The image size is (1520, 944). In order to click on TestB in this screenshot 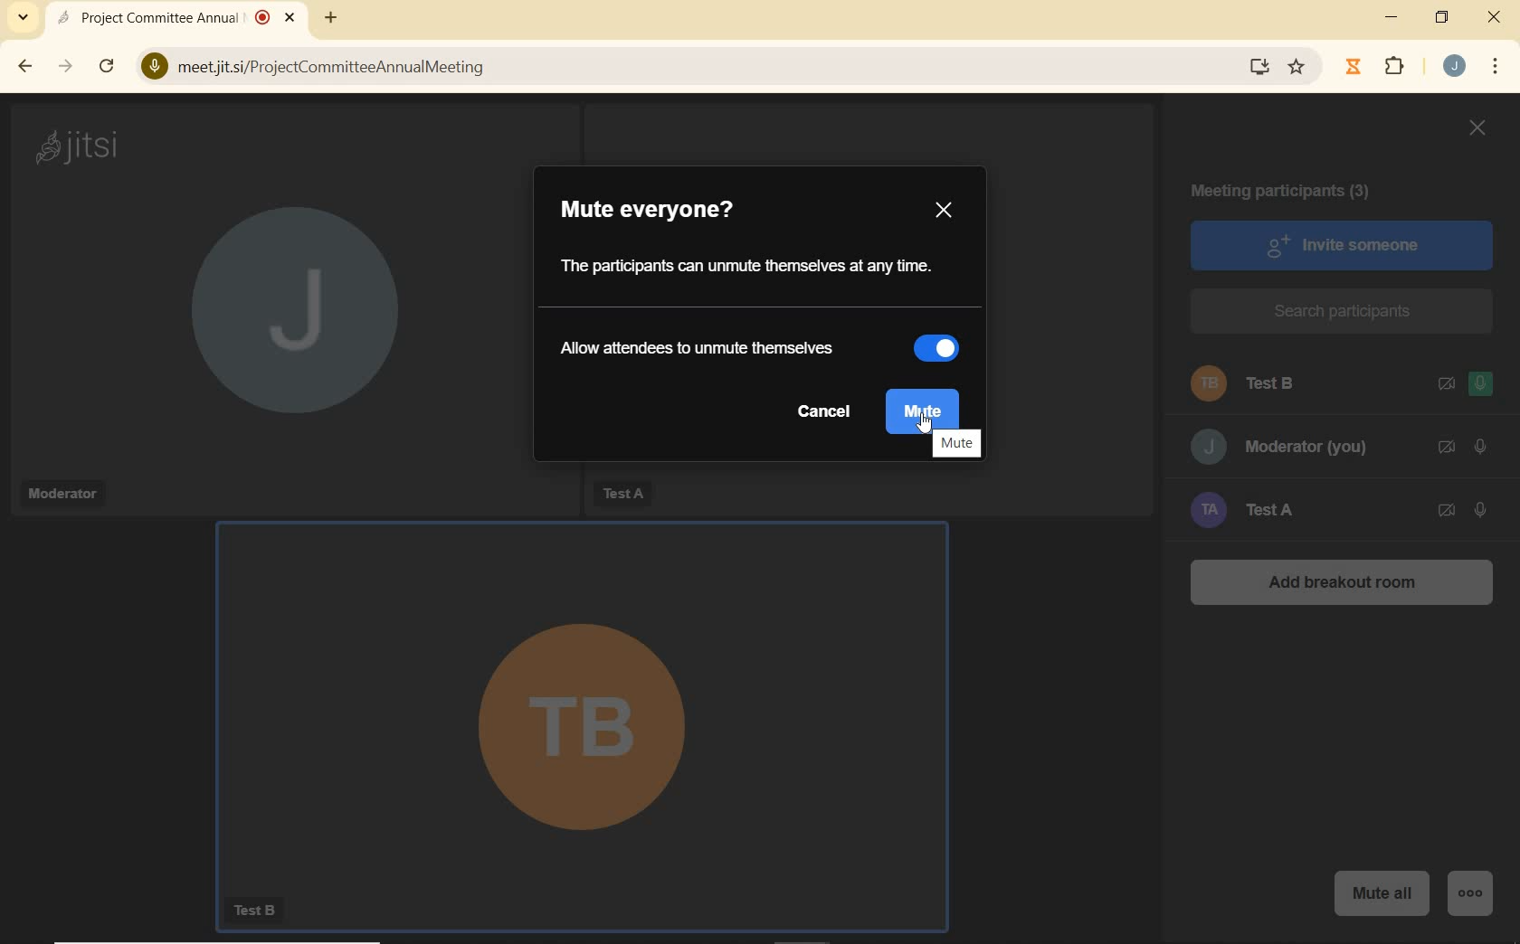, I will do `click(261, 911)`.